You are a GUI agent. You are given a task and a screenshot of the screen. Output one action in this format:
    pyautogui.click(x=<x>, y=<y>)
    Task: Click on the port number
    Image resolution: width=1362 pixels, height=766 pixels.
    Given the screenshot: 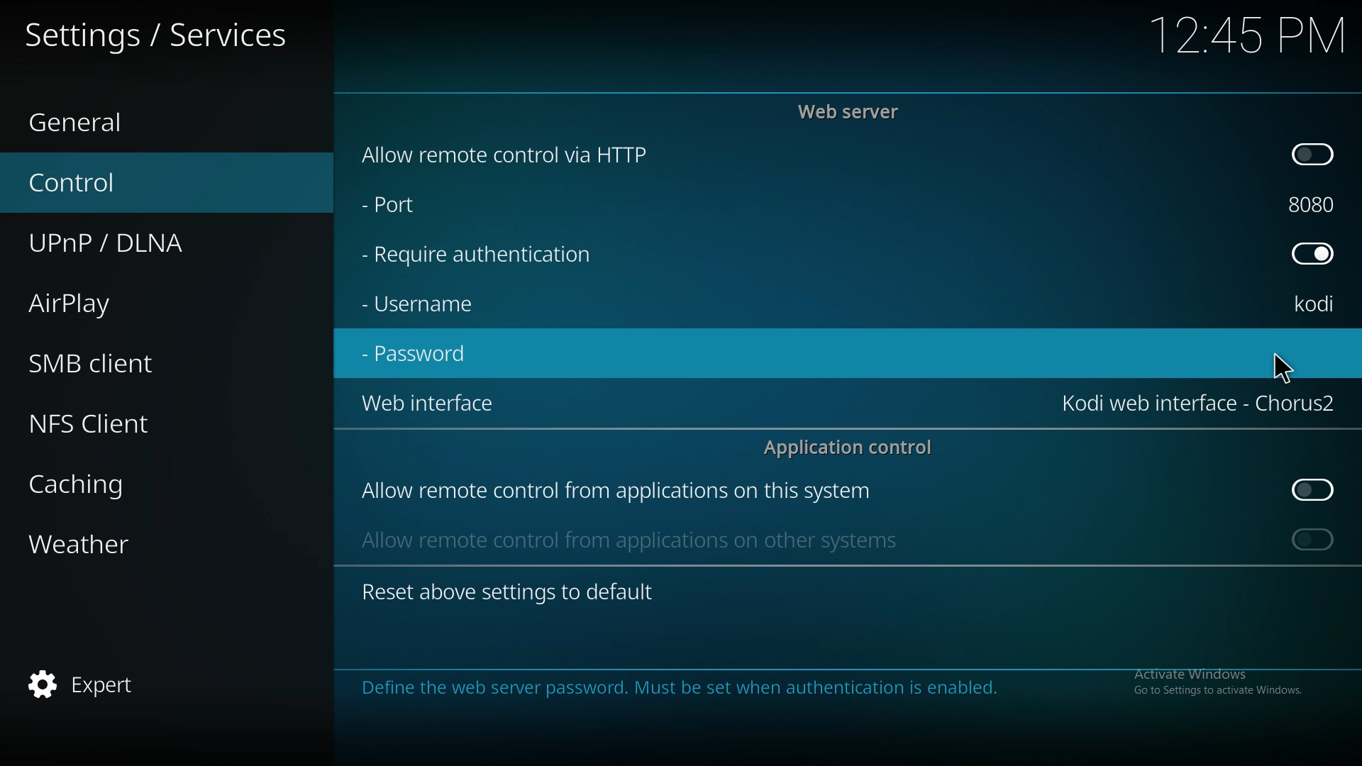 What is the action you would take?
    pyautogui.click(x=1315, y=201)
    